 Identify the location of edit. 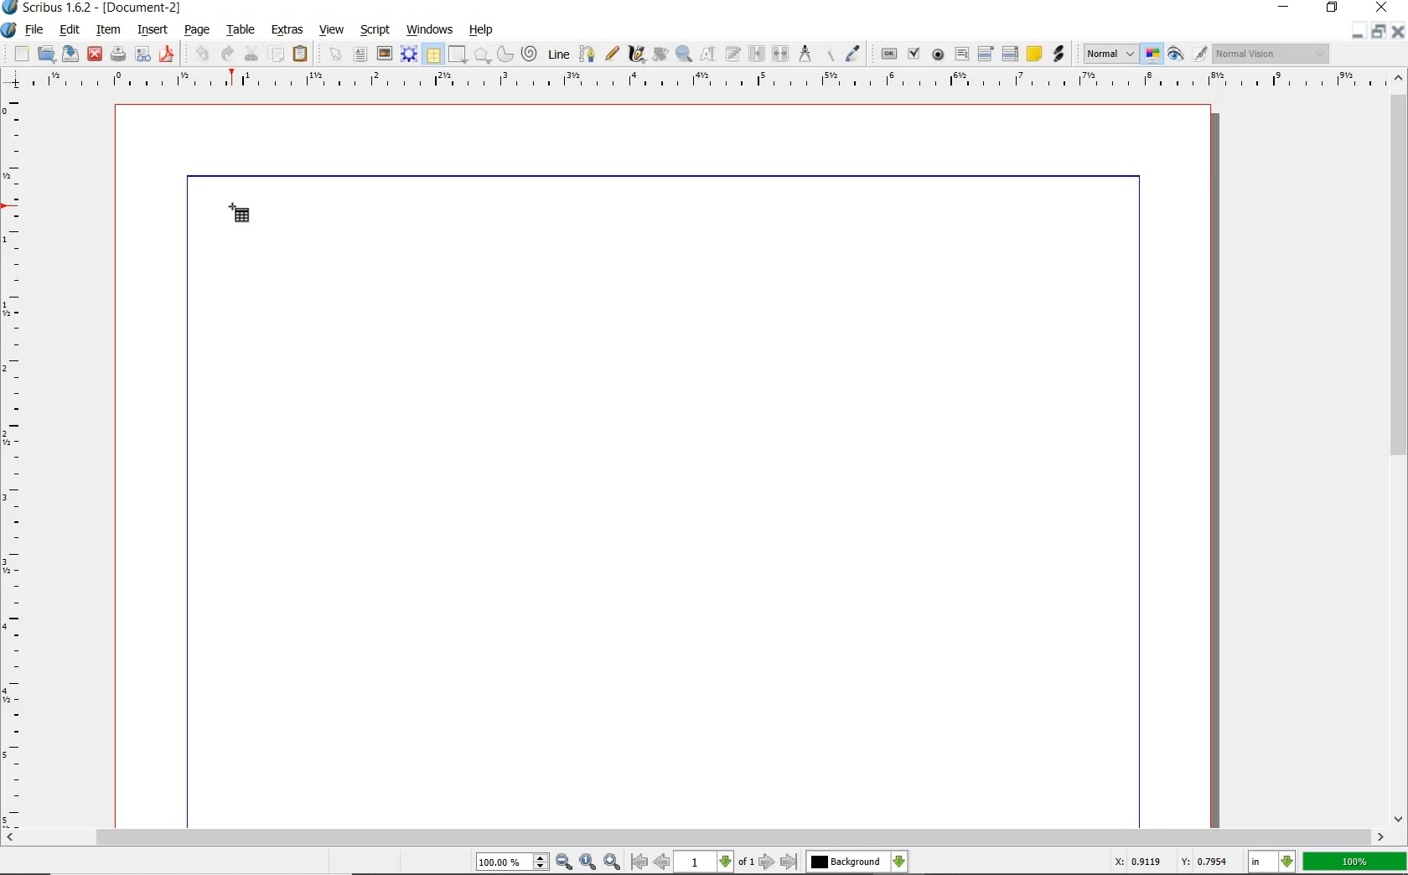
(70, 31).